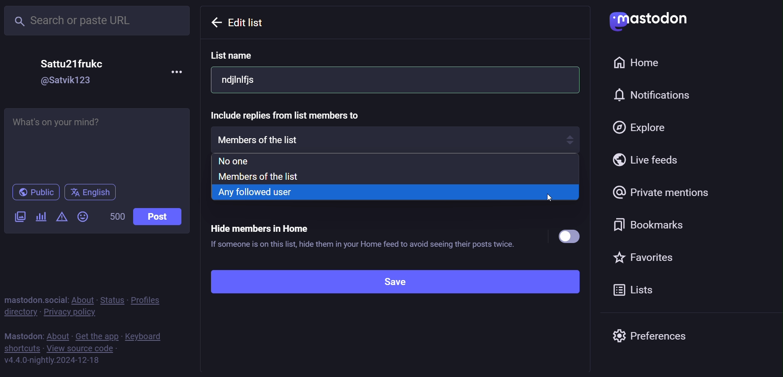  Describe the element at coordinates (241, 21) in the screenshot. I see `Edit list` at that location.